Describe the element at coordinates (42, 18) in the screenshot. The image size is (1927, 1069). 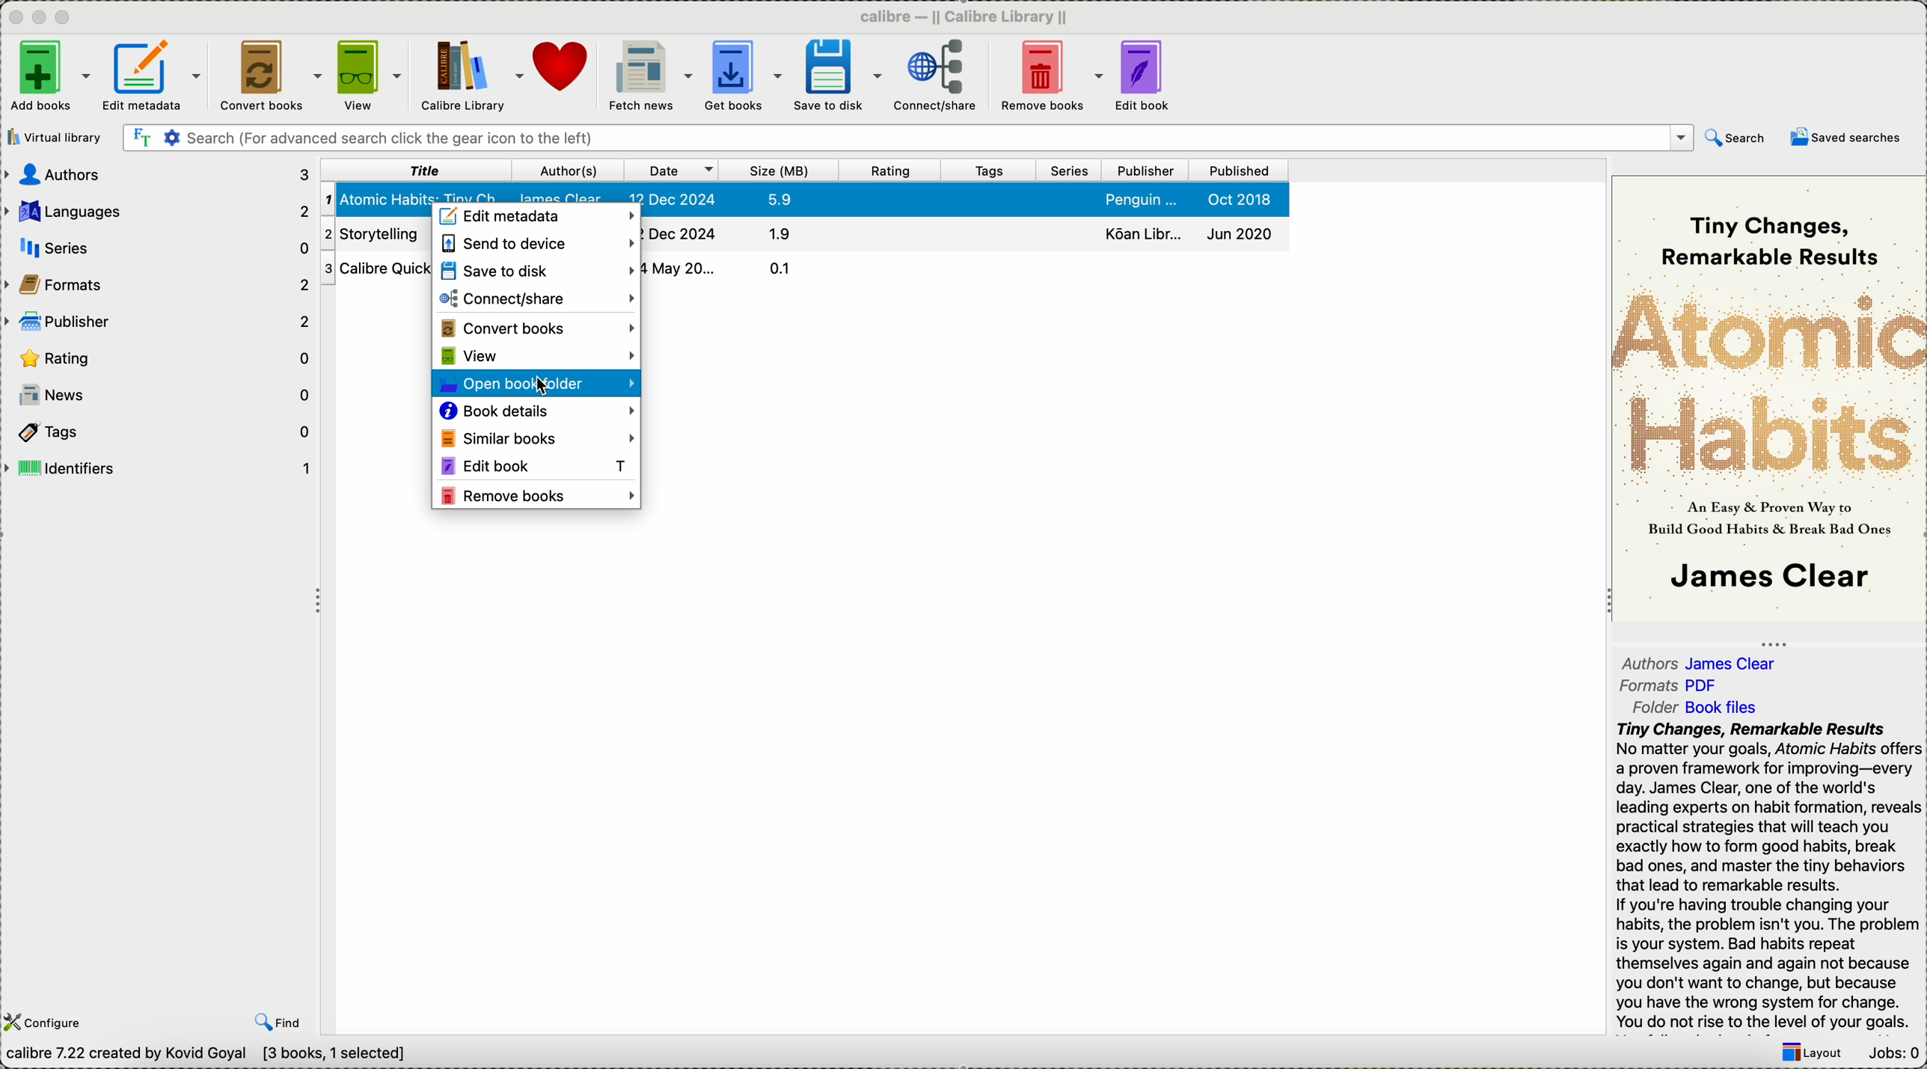
I see `disable buttons program` at that location.